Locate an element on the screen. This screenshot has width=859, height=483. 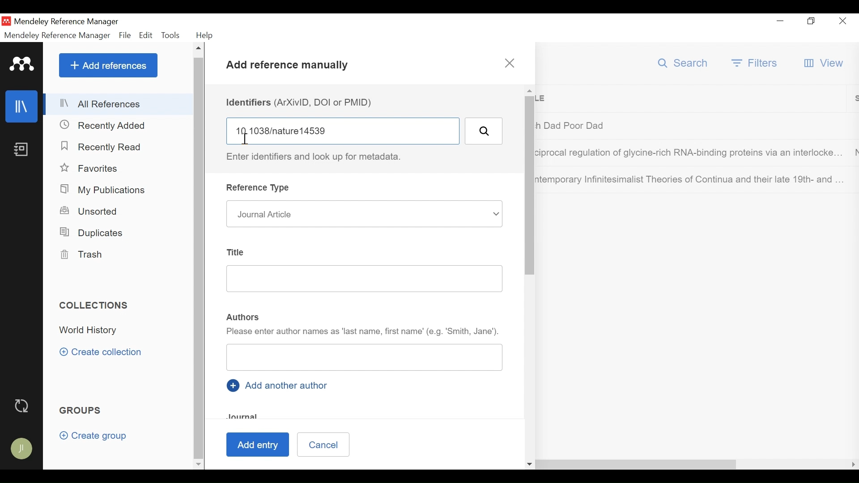
Please enter author as last name, first name is located at coordinates (363, 332).